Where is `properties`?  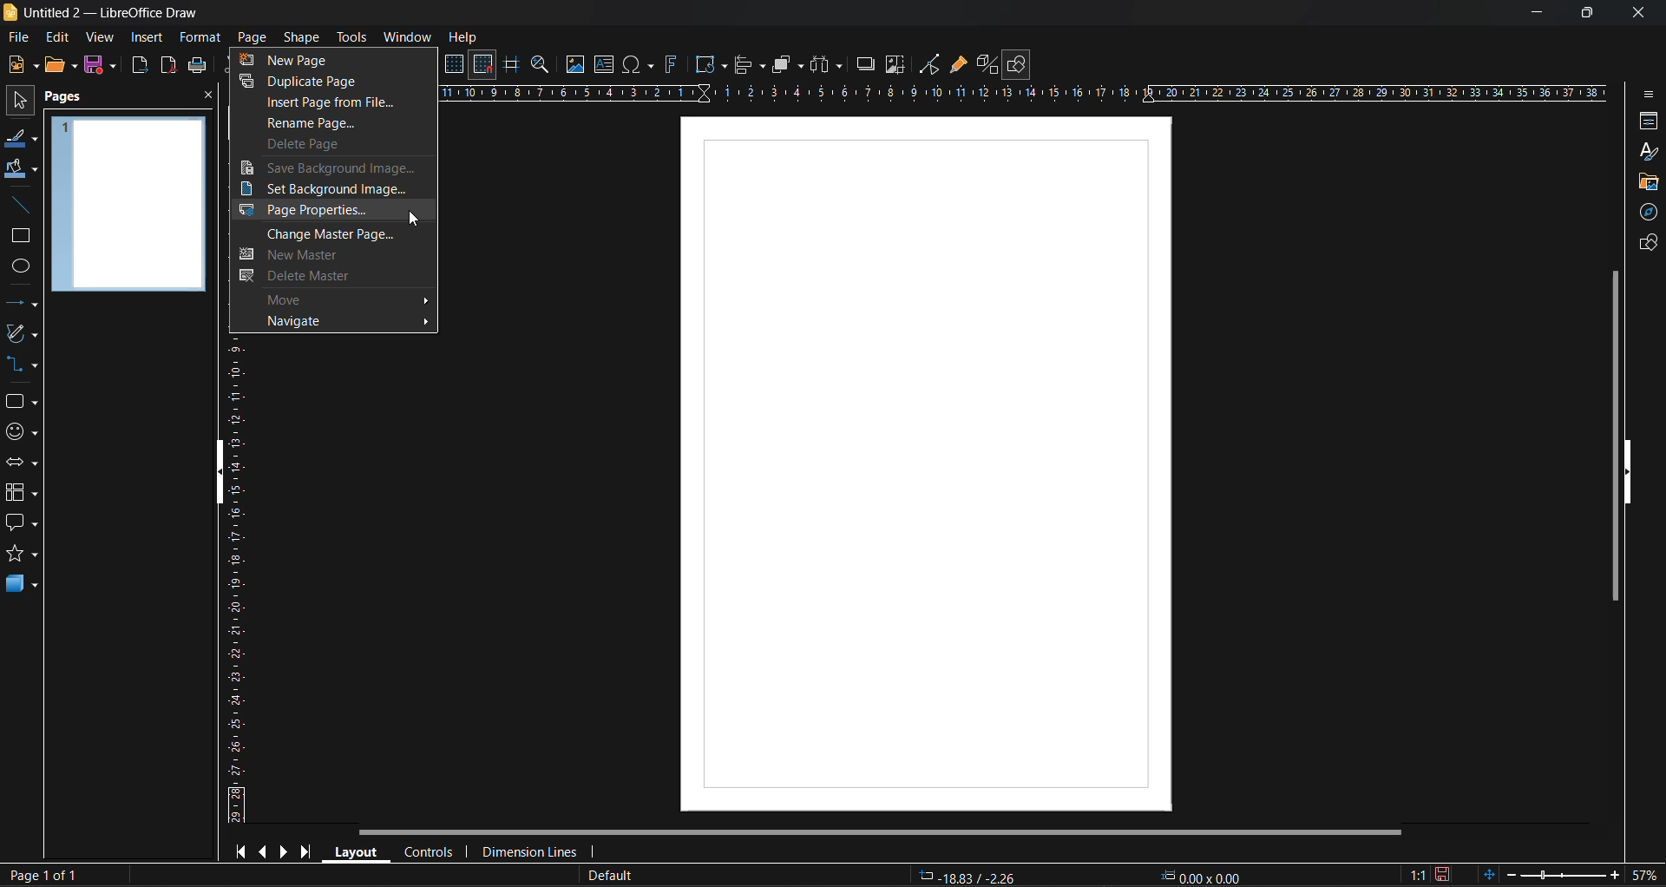
properties is located at coordinates (1647, 120).